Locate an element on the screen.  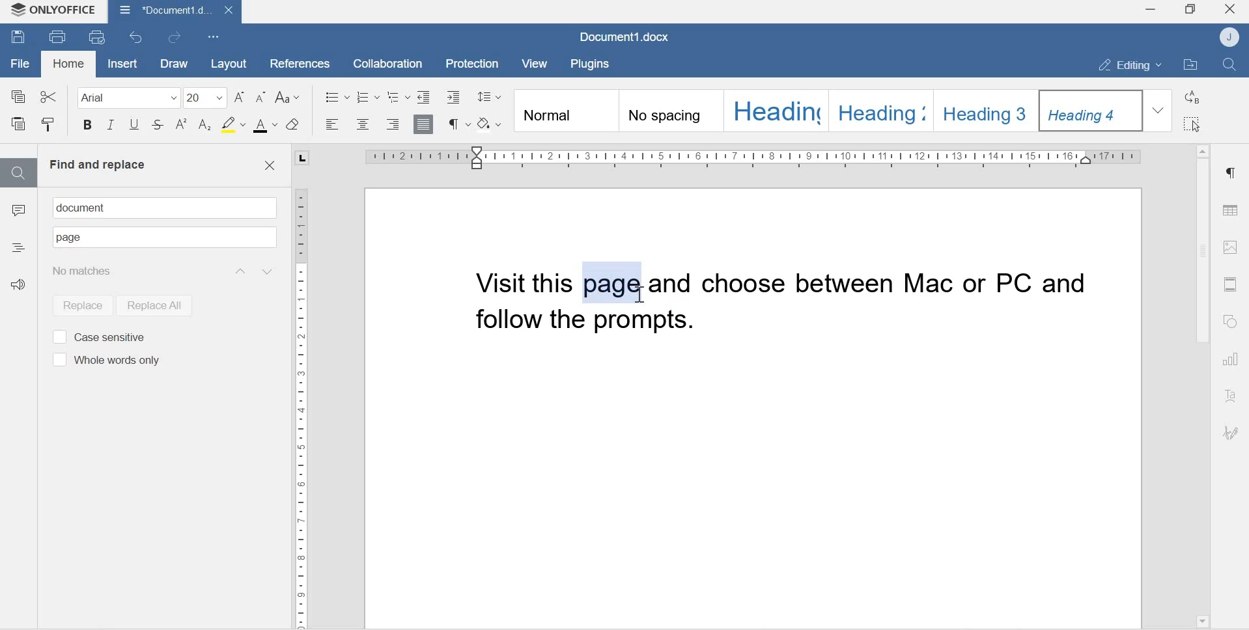
Header & Footer is located at coordinates (1230, 284).